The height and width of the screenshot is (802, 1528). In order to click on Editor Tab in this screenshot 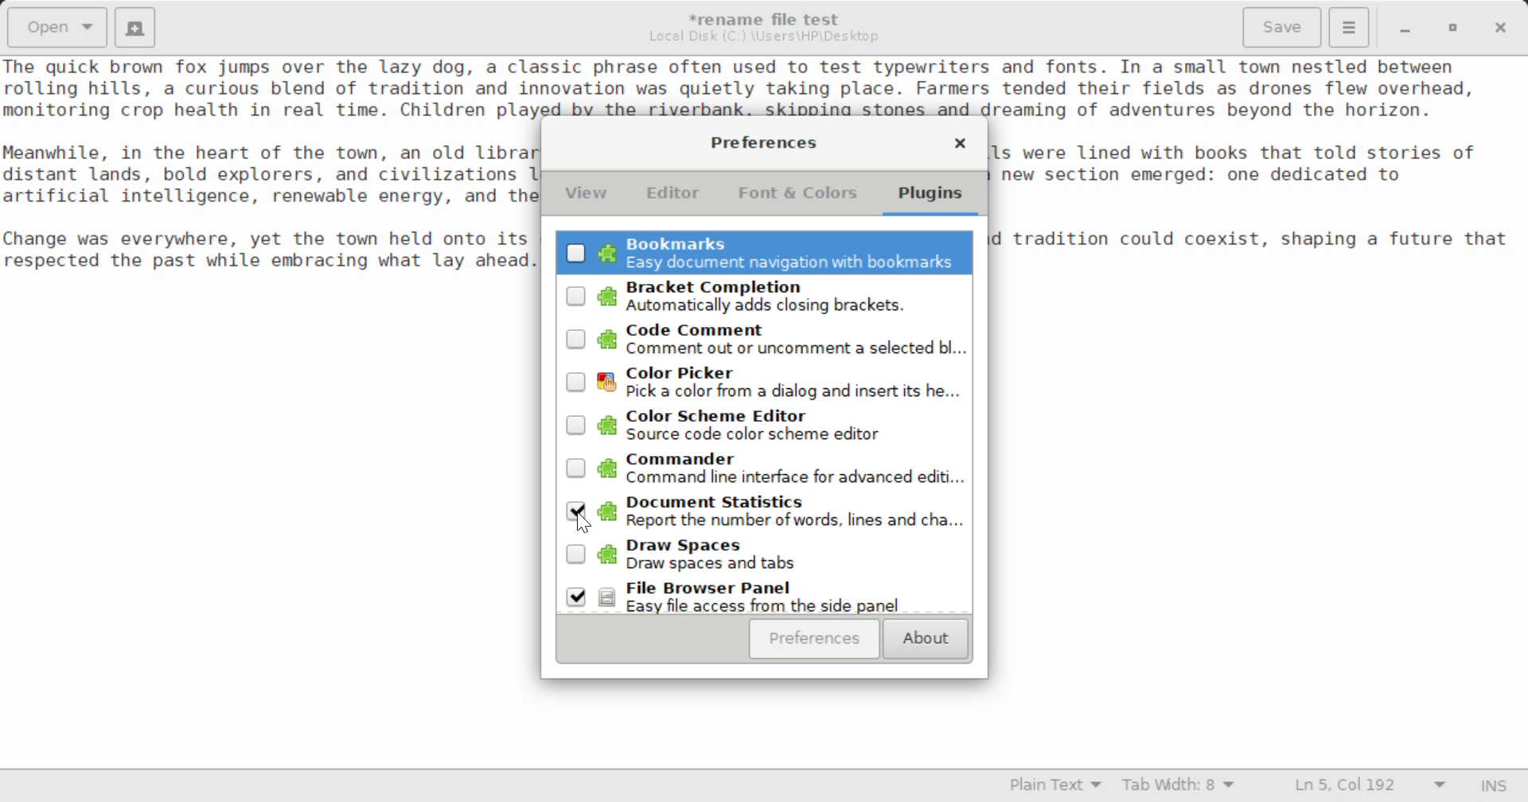, I will do `click(676, 197)`.